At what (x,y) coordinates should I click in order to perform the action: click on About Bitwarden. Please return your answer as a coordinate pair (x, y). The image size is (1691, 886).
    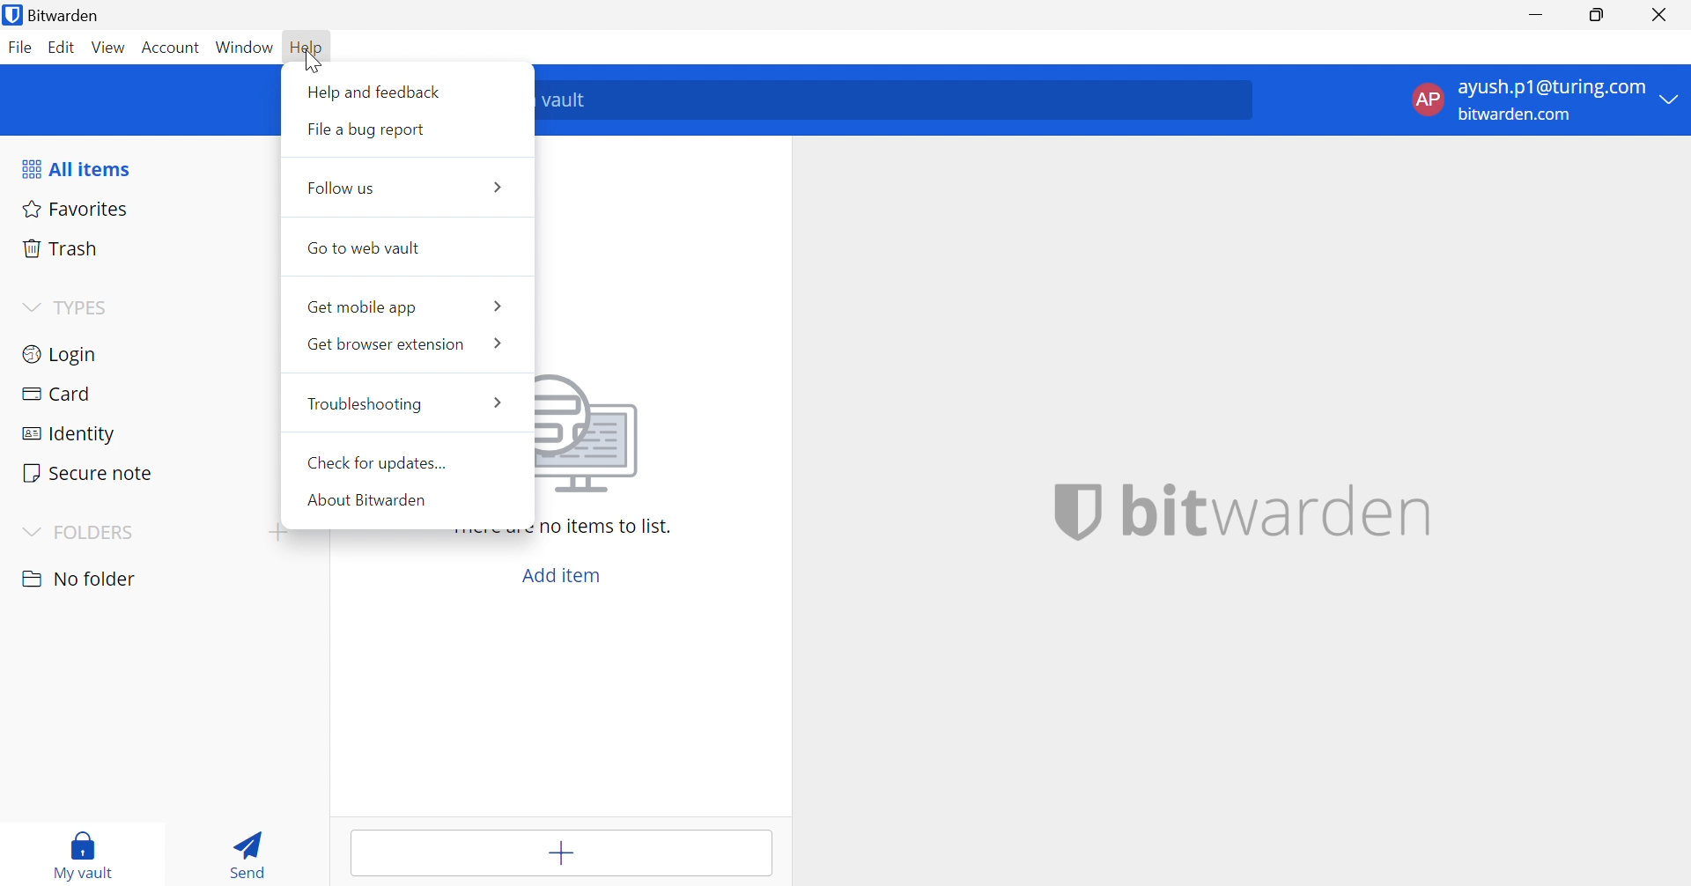
    Looking at the image, I should click on (371, 499).